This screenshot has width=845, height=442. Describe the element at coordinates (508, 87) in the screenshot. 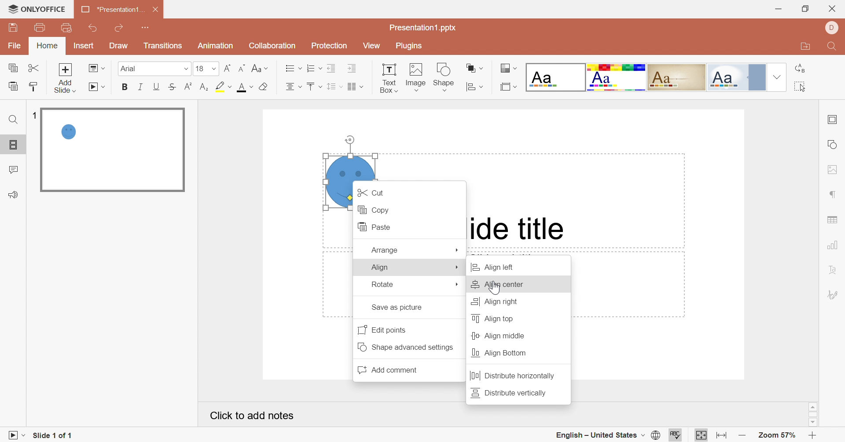

I see `Select slide size` at that location.